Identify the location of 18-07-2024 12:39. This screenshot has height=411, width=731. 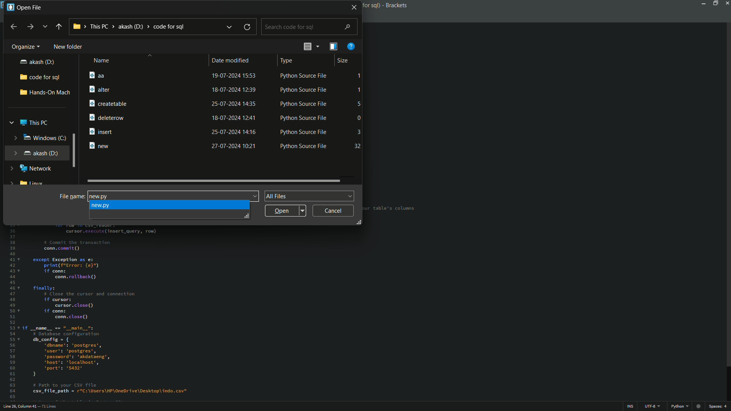
(233, 90).